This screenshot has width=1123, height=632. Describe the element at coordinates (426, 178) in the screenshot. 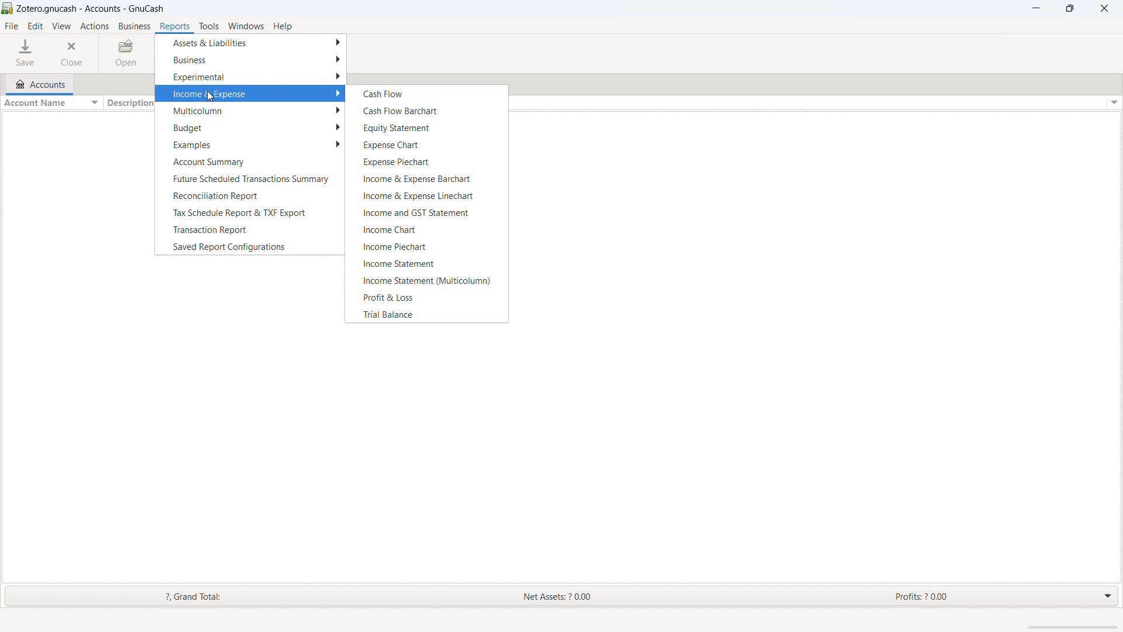

I see `income and exoense barchart` at that location.